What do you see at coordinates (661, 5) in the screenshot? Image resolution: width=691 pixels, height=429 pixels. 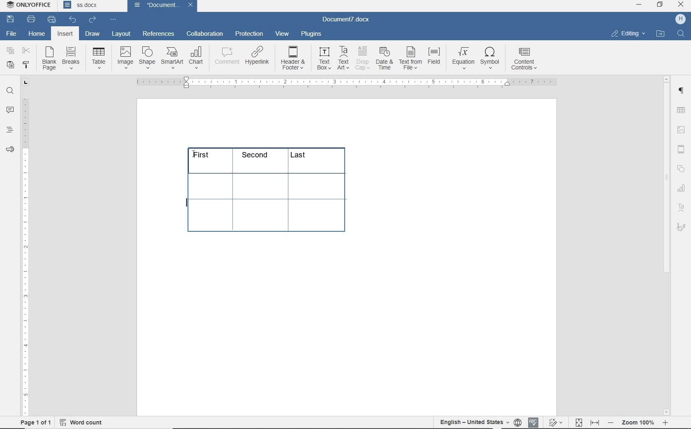 I see `RESTORE DOWN` at bounding box center [661, 5].